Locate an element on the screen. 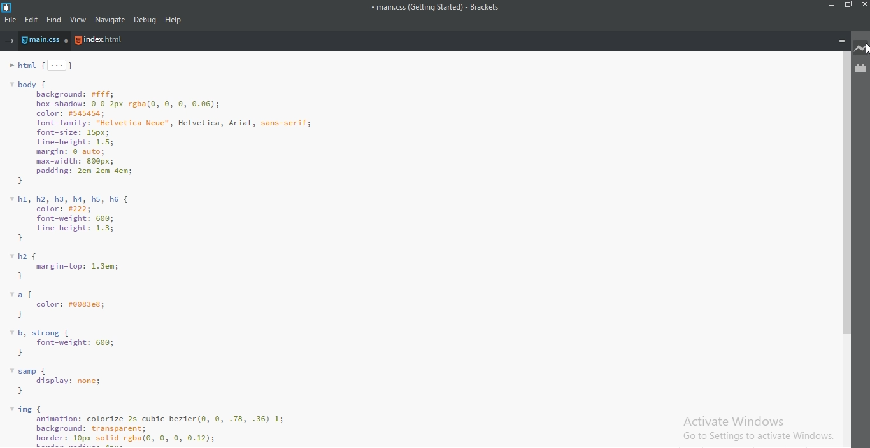  Index.html is located at coordinates (99, 41).